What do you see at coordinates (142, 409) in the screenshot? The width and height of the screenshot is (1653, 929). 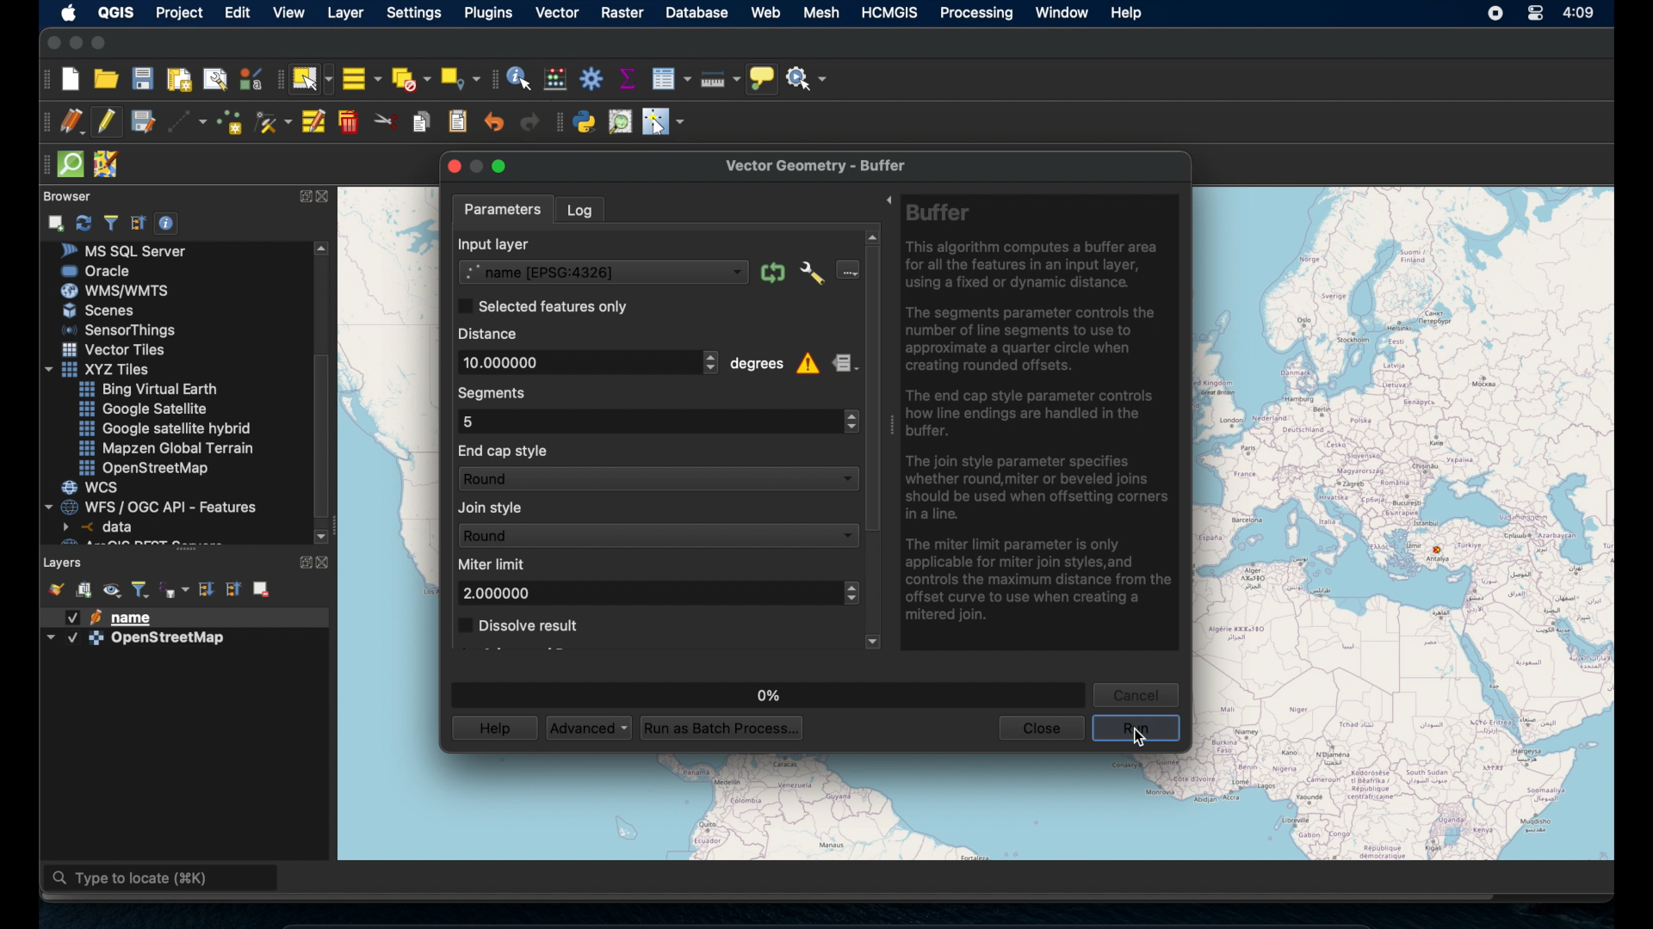 I see `google satellite` at bounding box center [142, 409].